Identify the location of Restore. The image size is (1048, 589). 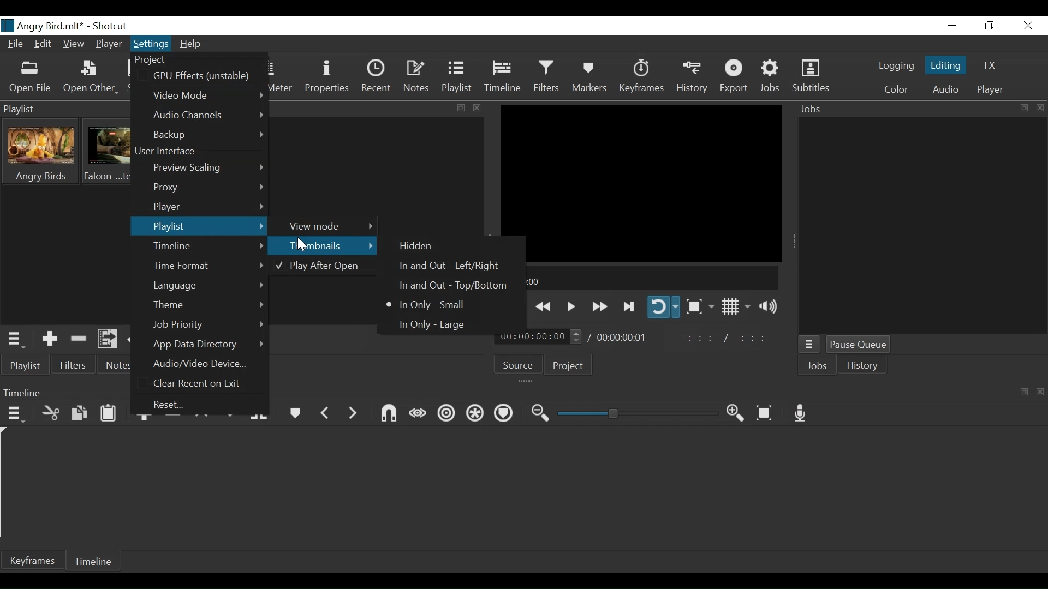
(989, 26).